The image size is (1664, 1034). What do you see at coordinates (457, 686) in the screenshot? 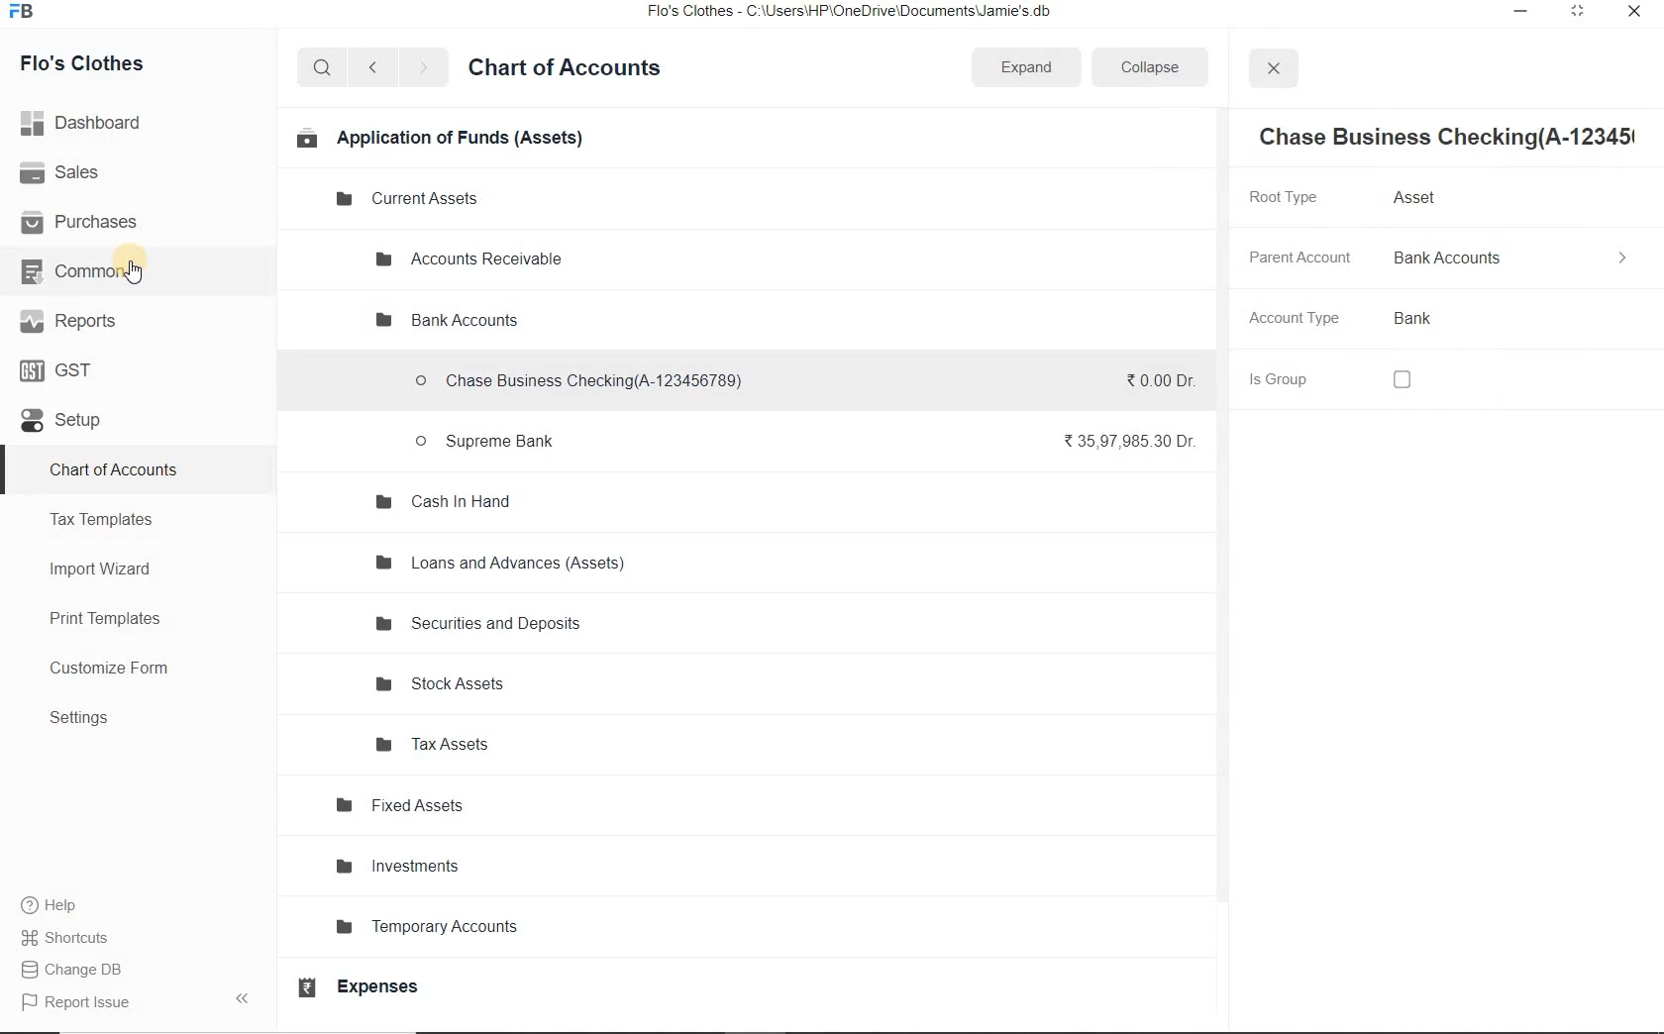
I see `Stock Assets` at bounding box center [457, 686].